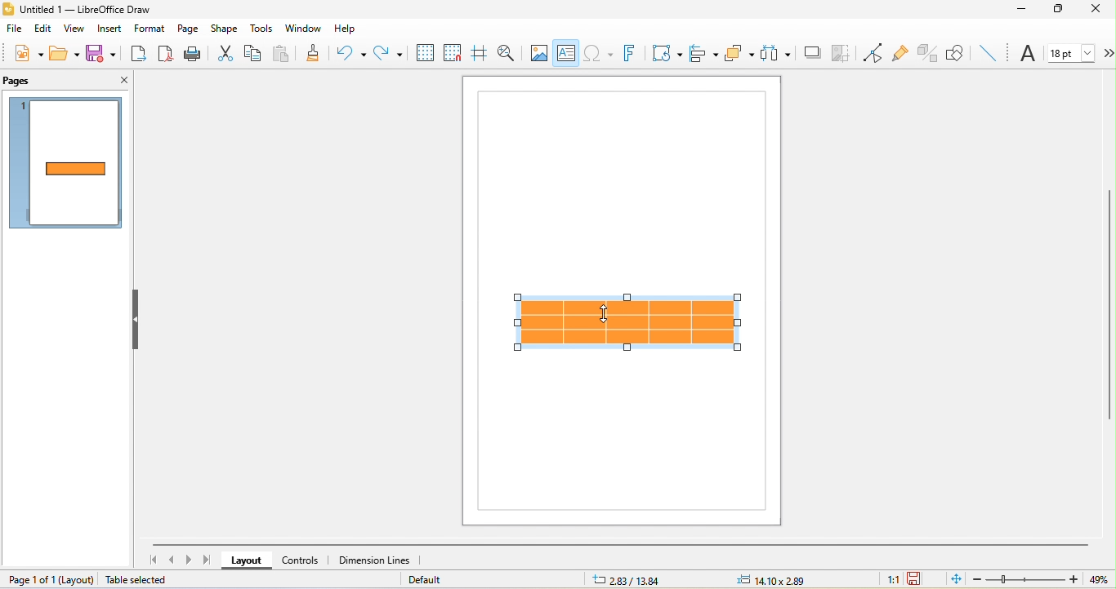 Image resolution: width=1116 pixels, height=589 pixels. I want to click on clone formatting, so click(317, 55).